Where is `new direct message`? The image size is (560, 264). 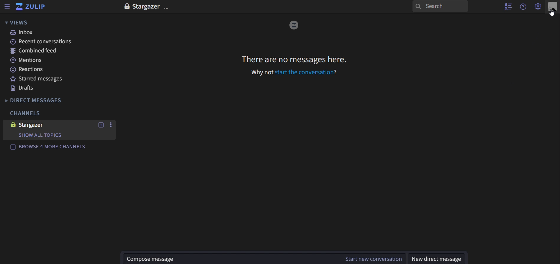
new direct message is located at coordinates (437, 258).